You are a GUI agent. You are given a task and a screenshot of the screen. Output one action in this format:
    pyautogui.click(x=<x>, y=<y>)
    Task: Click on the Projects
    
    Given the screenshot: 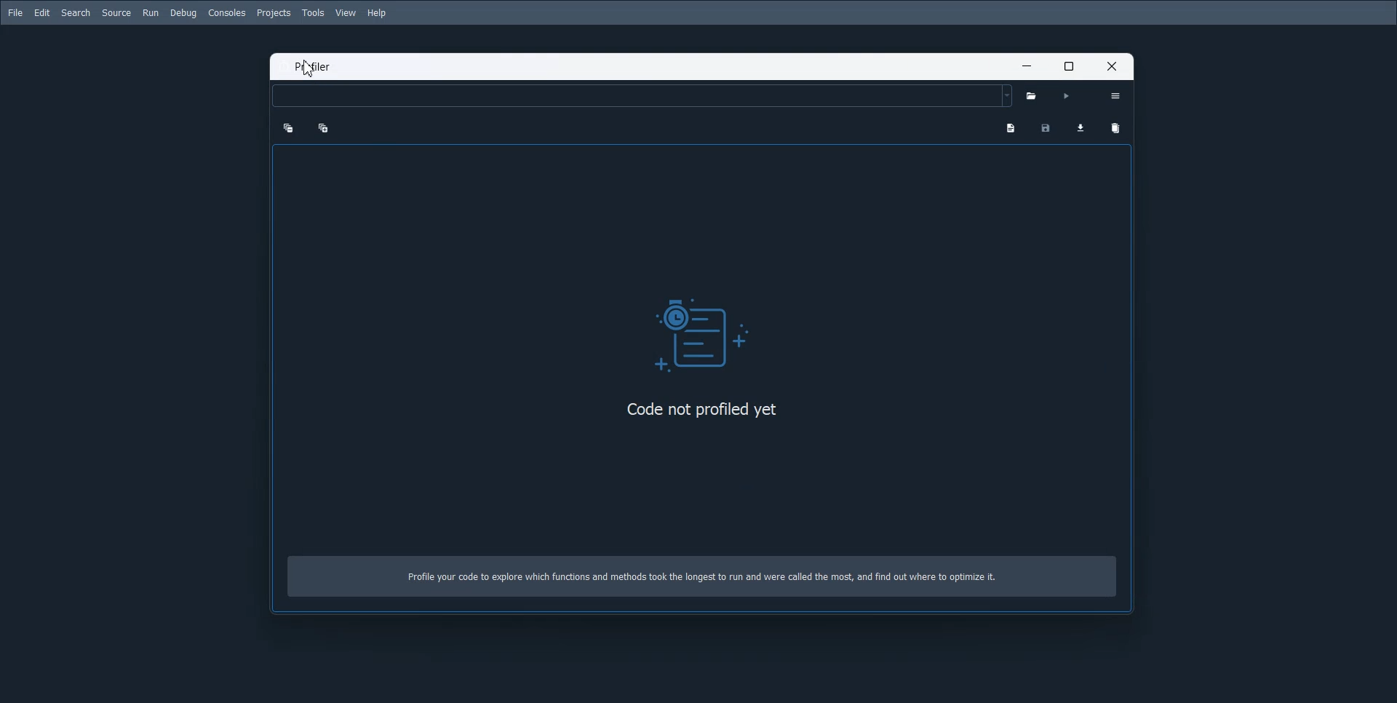 What is the action you would take?
    pyautogui.click(x=273, y=13)
    